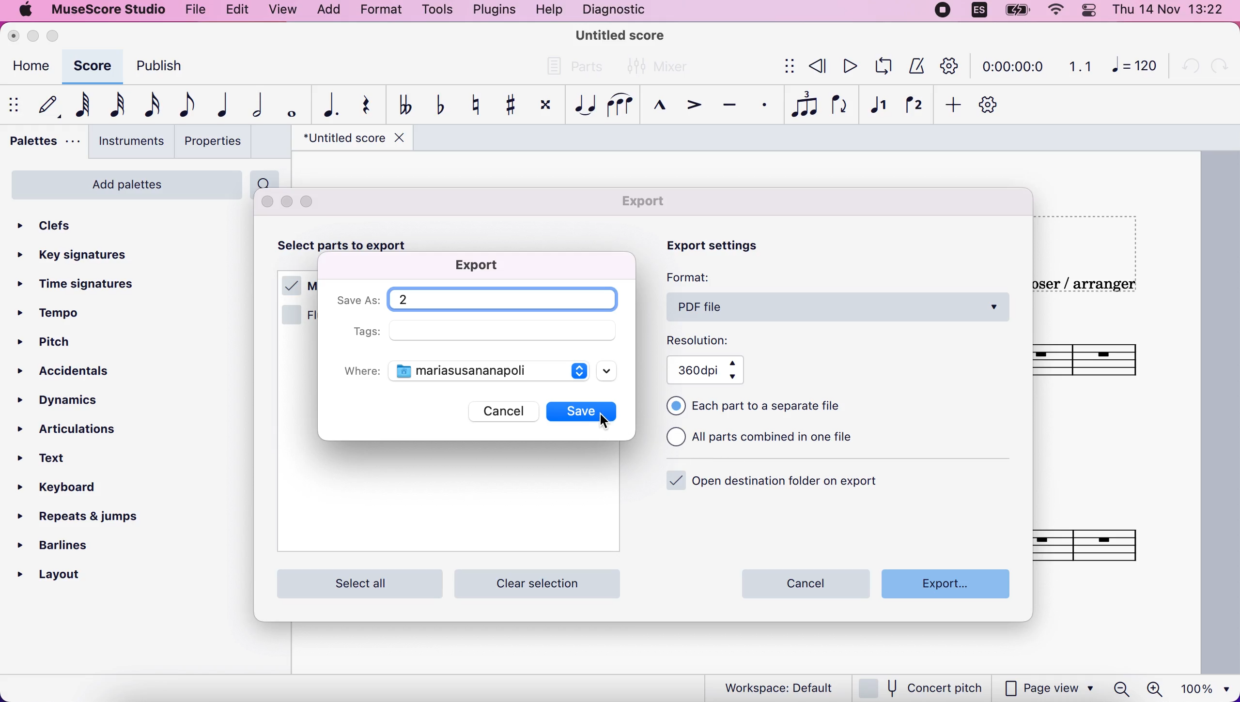 The height and width of the screenshot is (702, 1240). Describe the element at coordinates (1048, 11) in the screenshot. I see `wifi` at that location.